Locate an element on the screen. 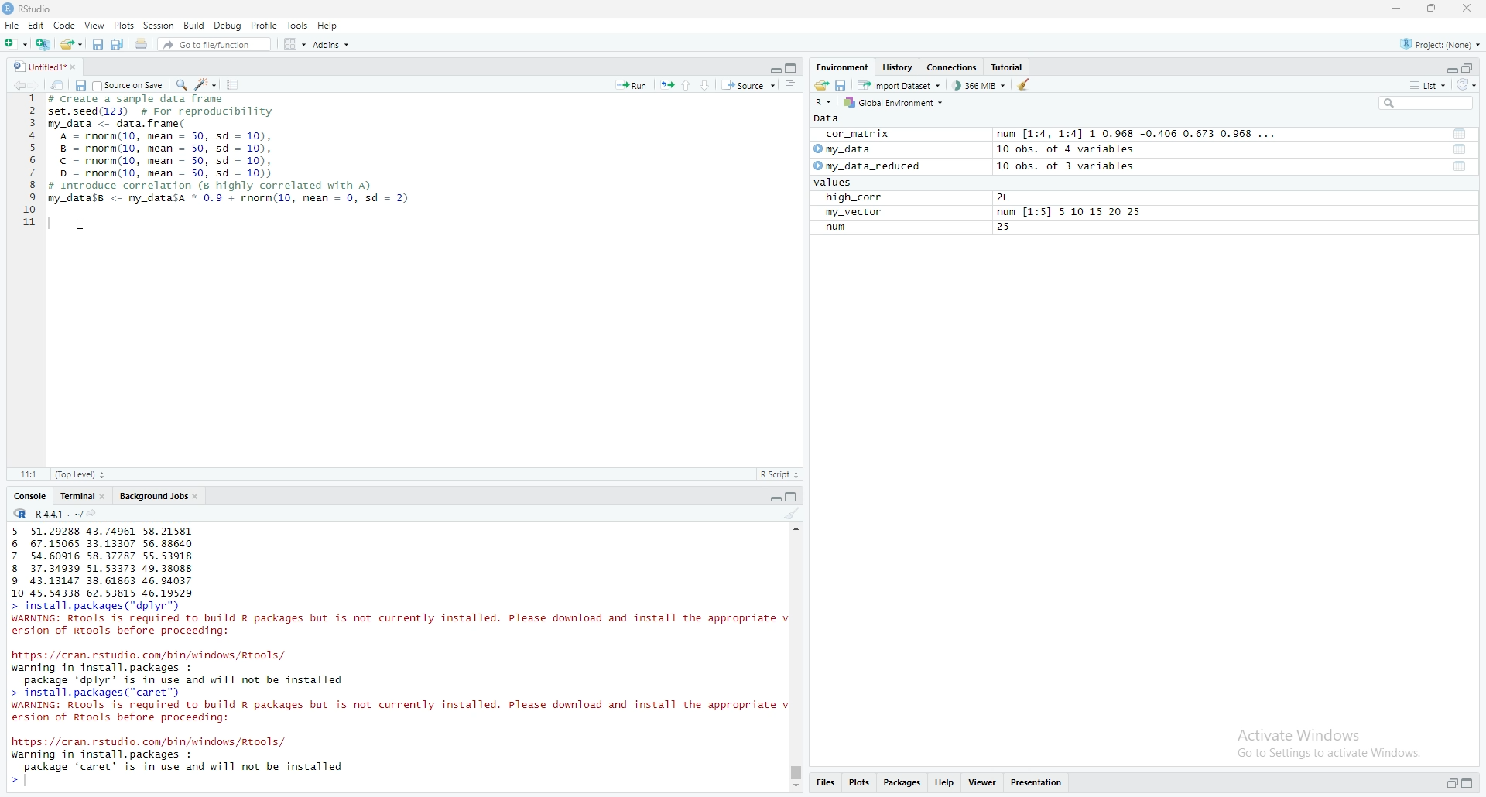 The height and width of the screenshot is (797, 1486). Scroll down is located at coordinates (798, 788).